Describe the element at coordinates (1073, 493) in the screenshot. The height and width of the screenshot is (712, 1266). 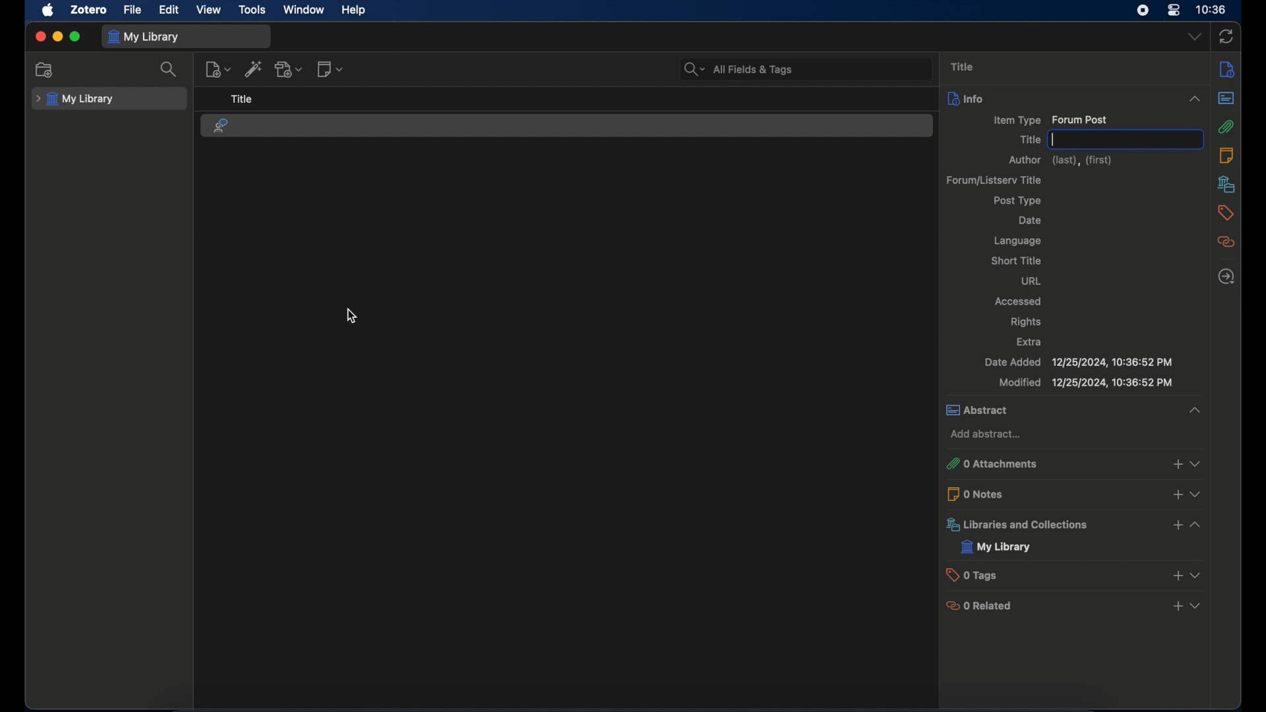
I see `0 notes` at that location.